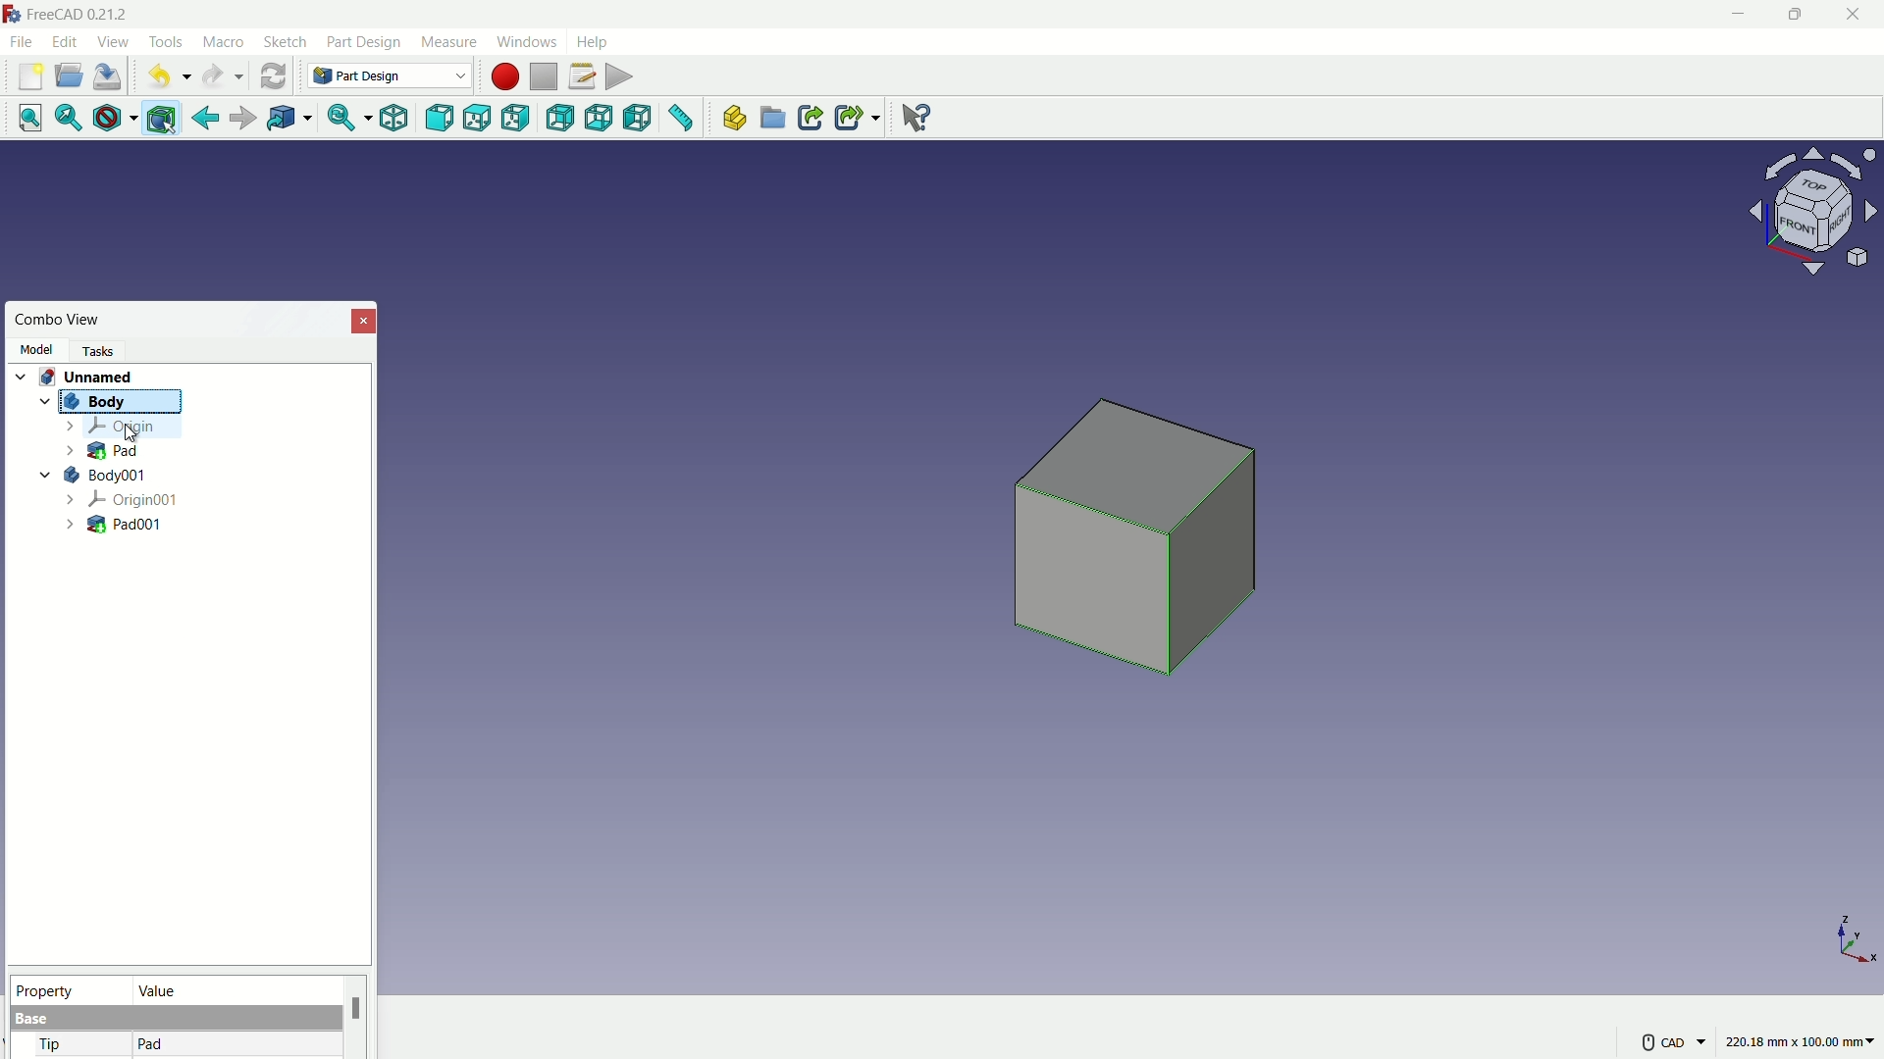 The width and height of the screenshot is (1884, 1059). What do you see at coordinates (35, 349) in the screenshot?
I see `model` at bounding box center [35, 349].